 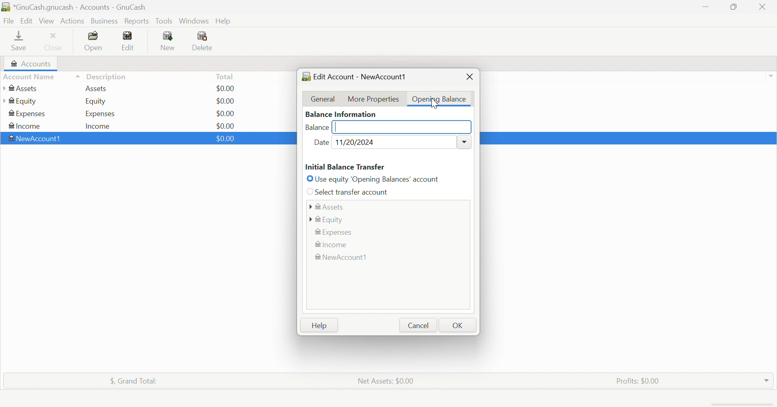 What do you see at coordinates (225, 139) in the screenshot?
I see `$0.00` at bounding box center [225, 139].